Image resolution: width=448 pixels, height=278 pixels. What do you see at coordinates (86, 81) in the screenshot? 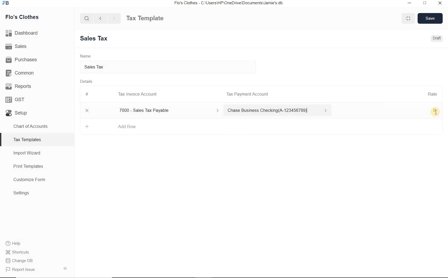
I see `Details` at bounding box center [86, 81].